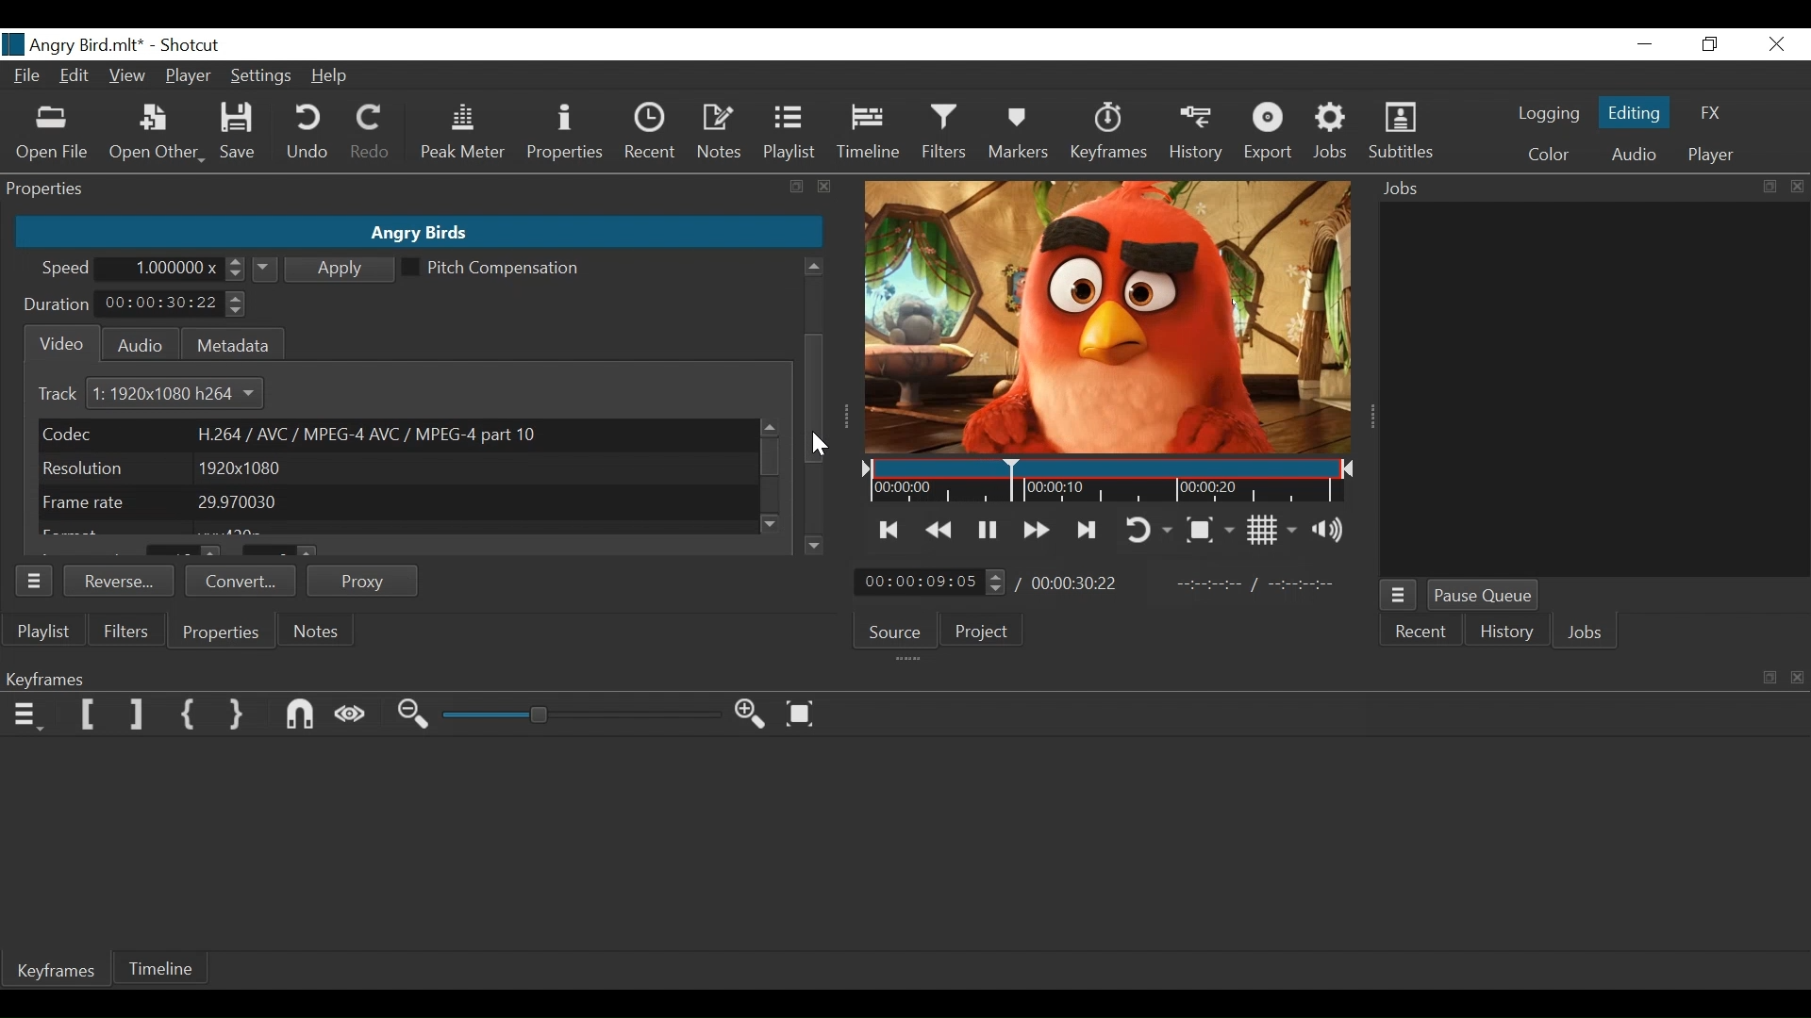  What do you see at coordinates (1272, 135) in the screenshot?
I see `Export` at bounding box center [1272, 135].